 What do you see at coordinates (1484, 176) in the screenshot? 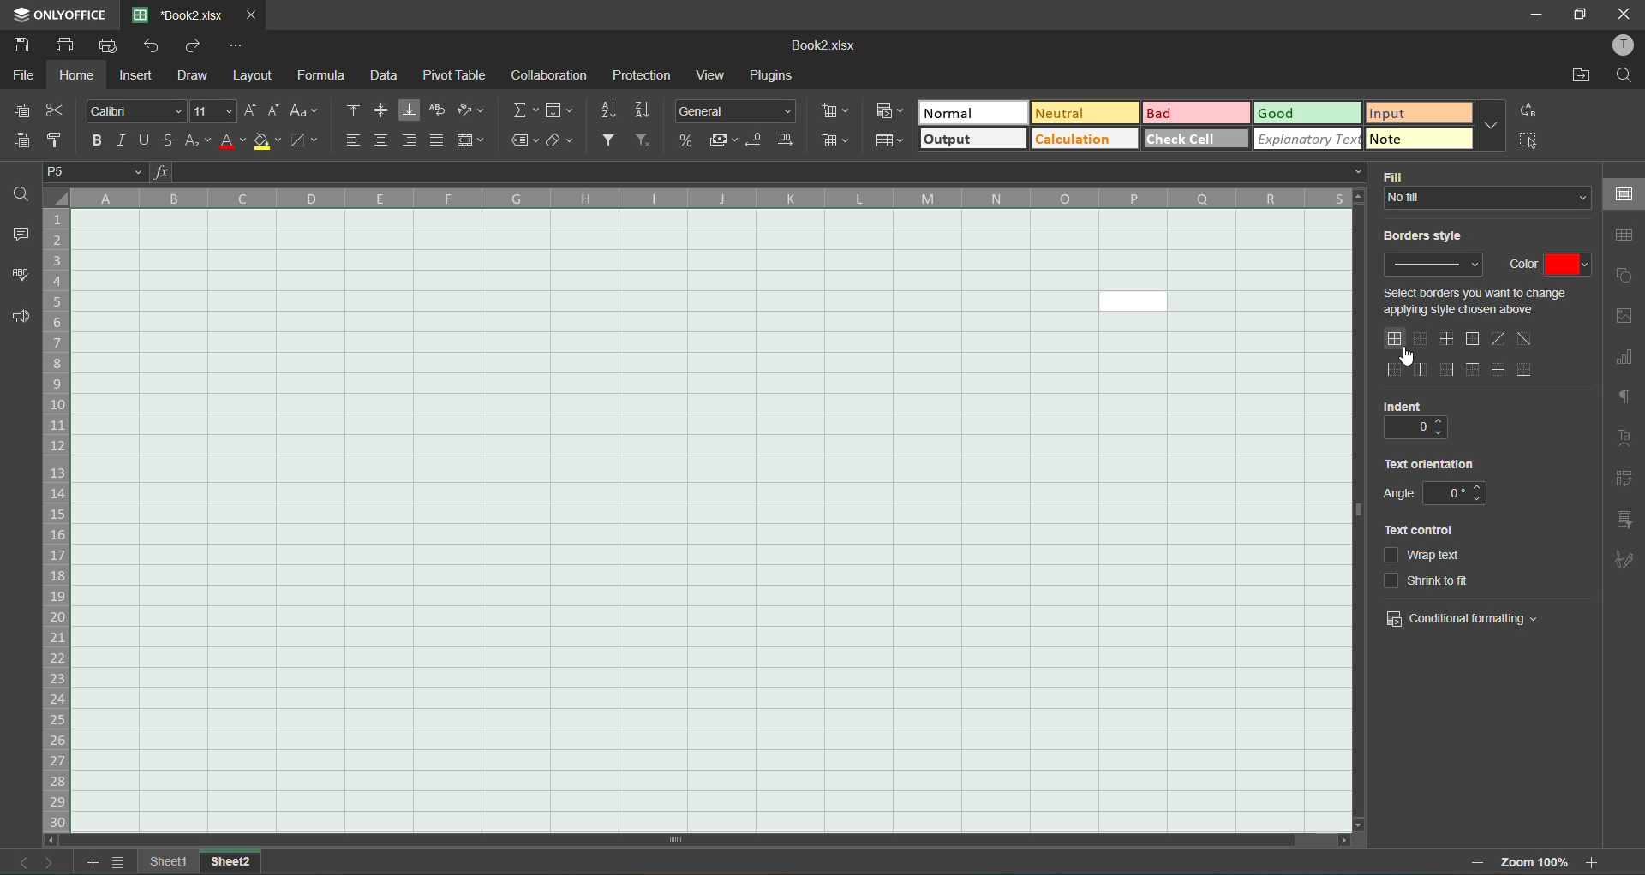
I see `fill` at bounding box center [1484, 176].